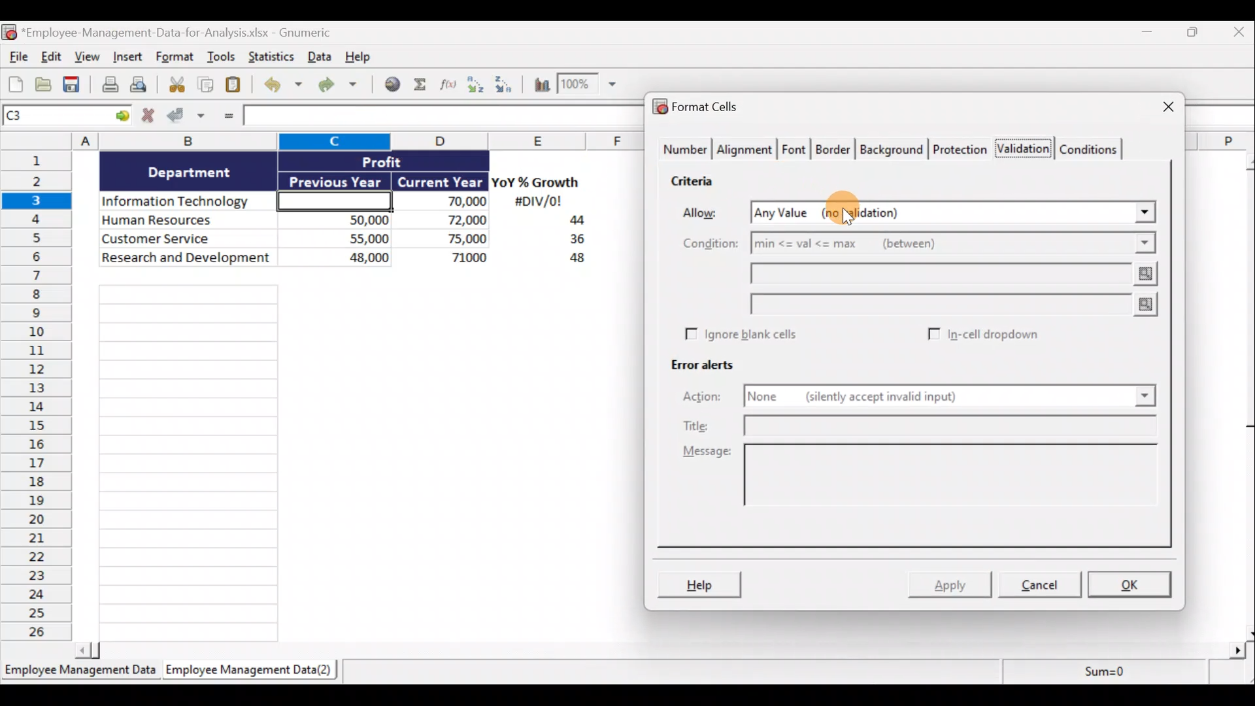  I want to click on Copy selection, so click(206, 85).